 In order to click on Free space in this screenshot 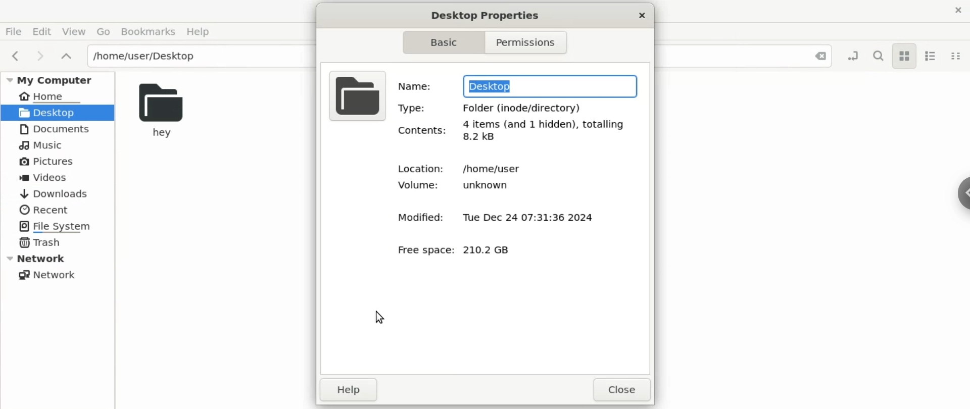, I will do `click(423, 253)`.